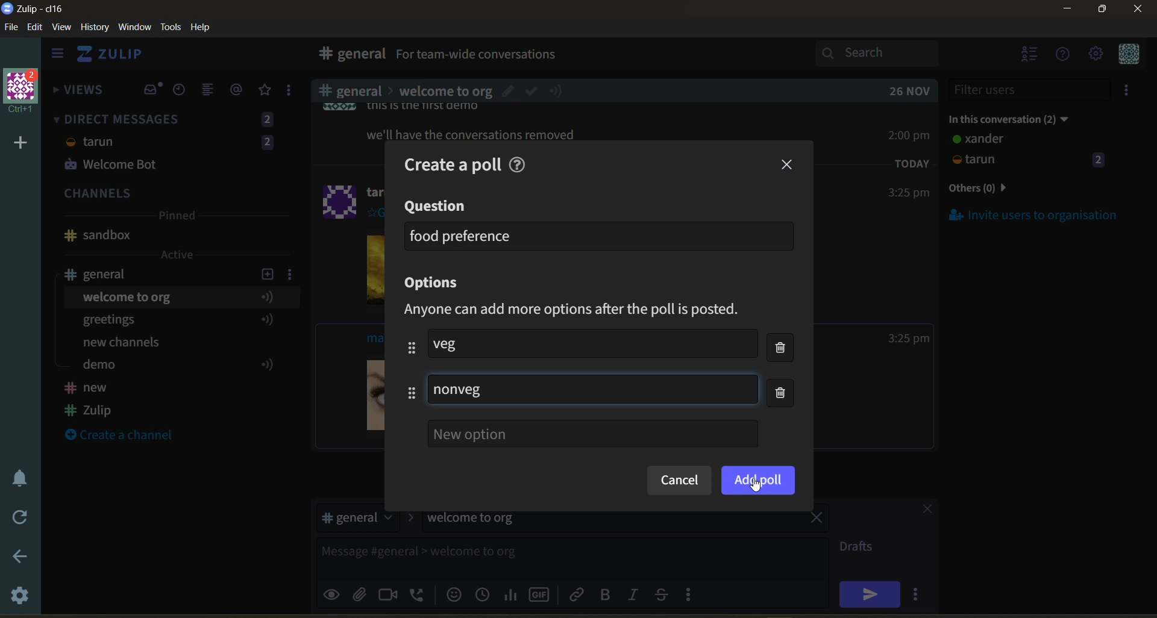  Describe the element at coordinates (152, 90) in the screenshot. I see `inbox` at that location.